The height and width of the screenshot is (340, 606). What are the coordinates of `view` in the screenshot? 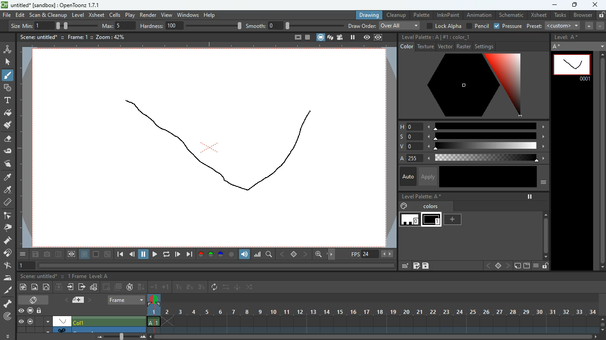 It's located at (367, 37).